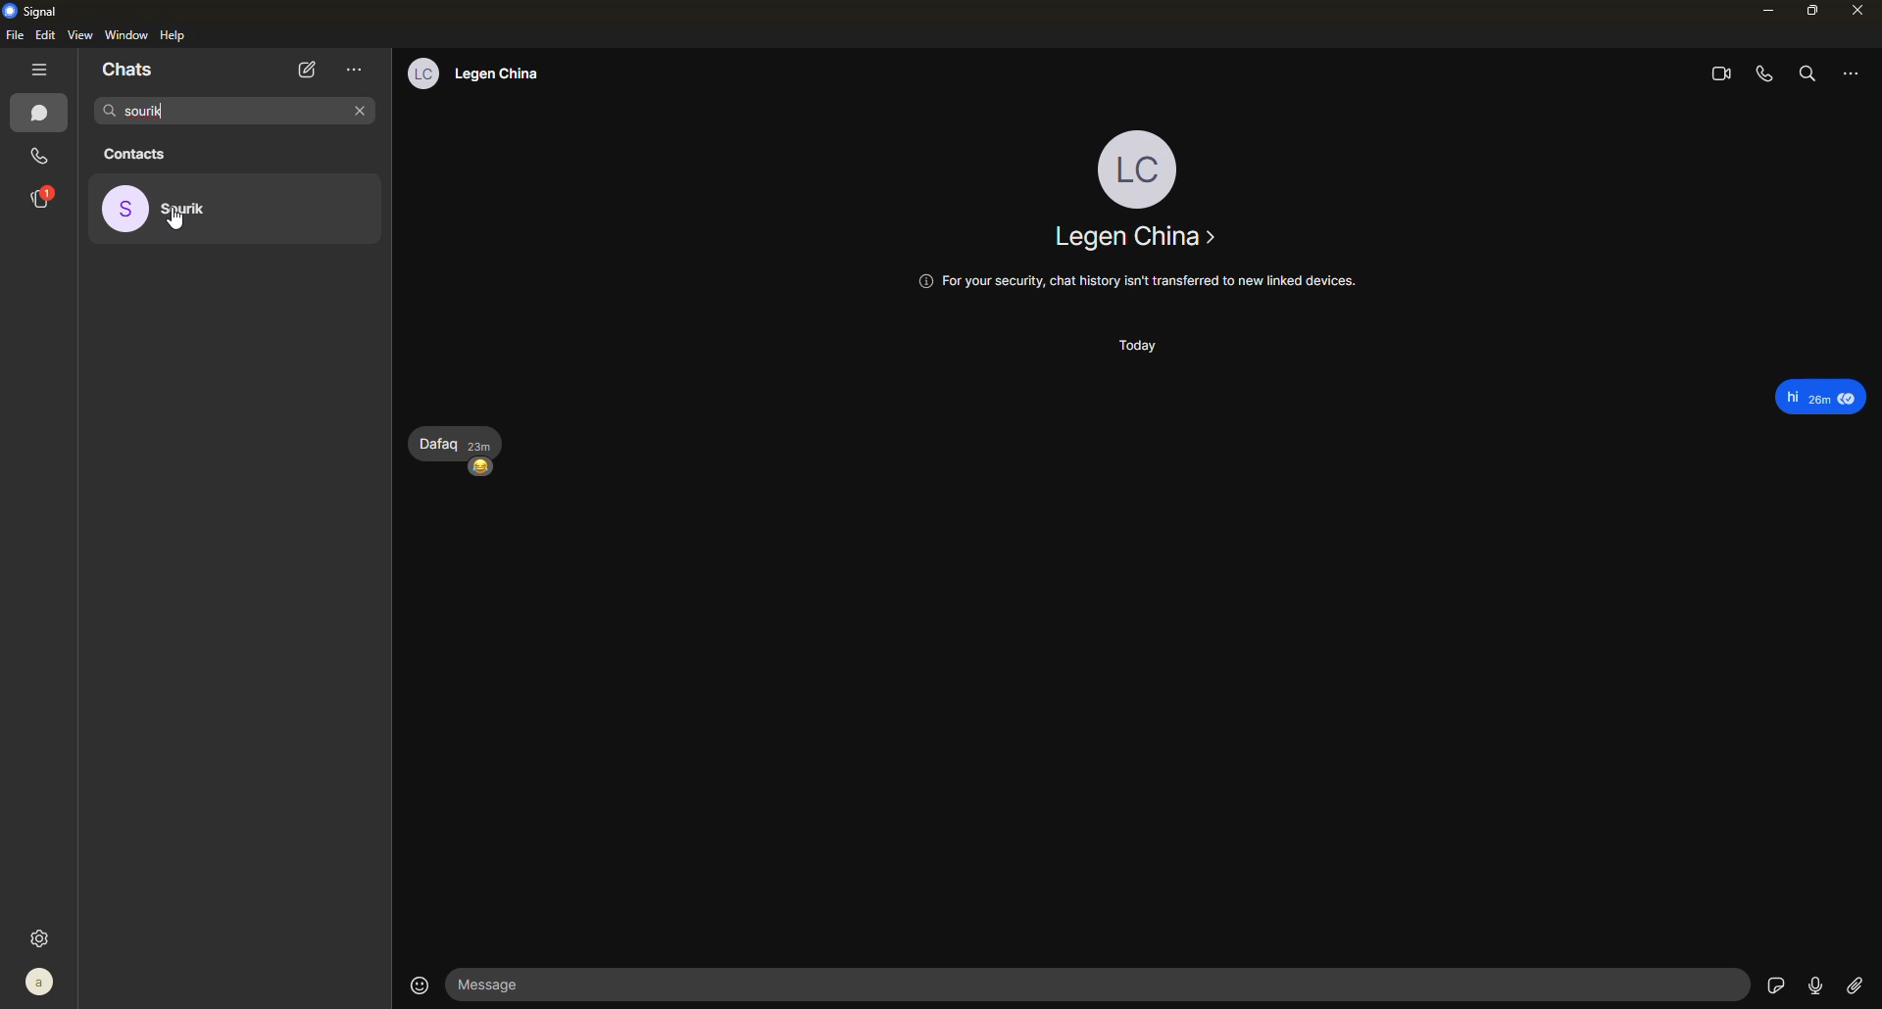 The image size is (1882, 1009). What do you see at coordinates (358, 111) in the screenshot?
I see `close` at bounding box center [358, 111].